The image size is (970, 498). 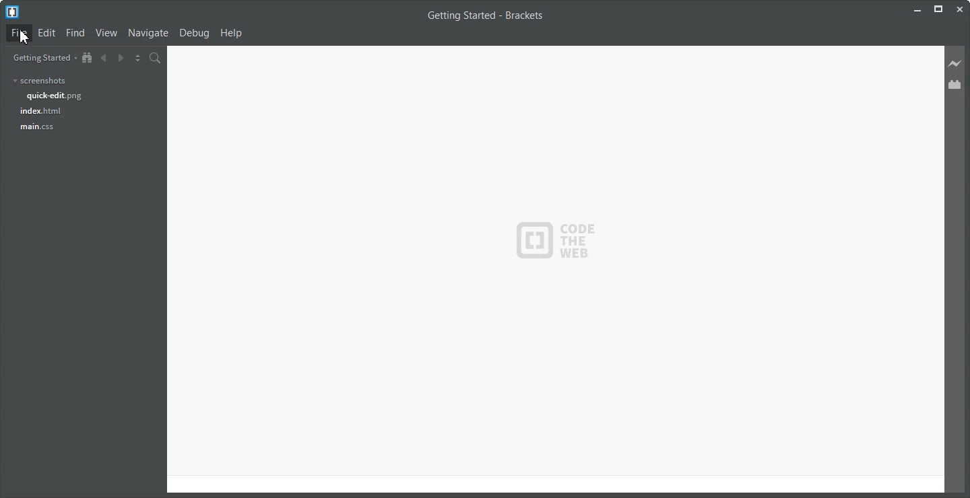 What do you see at coordinates (956, 84) in the screenshot?
I see `Extension Manager` at bounding box center [956, 84].